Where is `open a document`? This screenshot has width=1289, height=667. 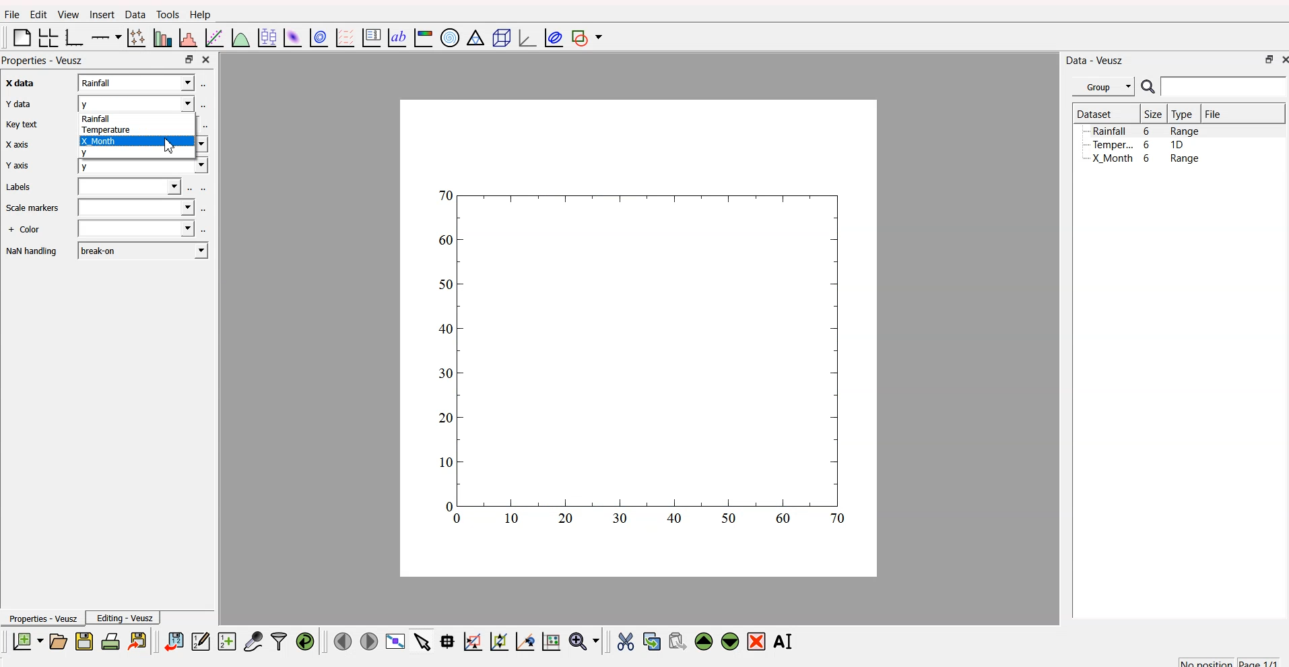 open a document is located at coordinates (57, 640).